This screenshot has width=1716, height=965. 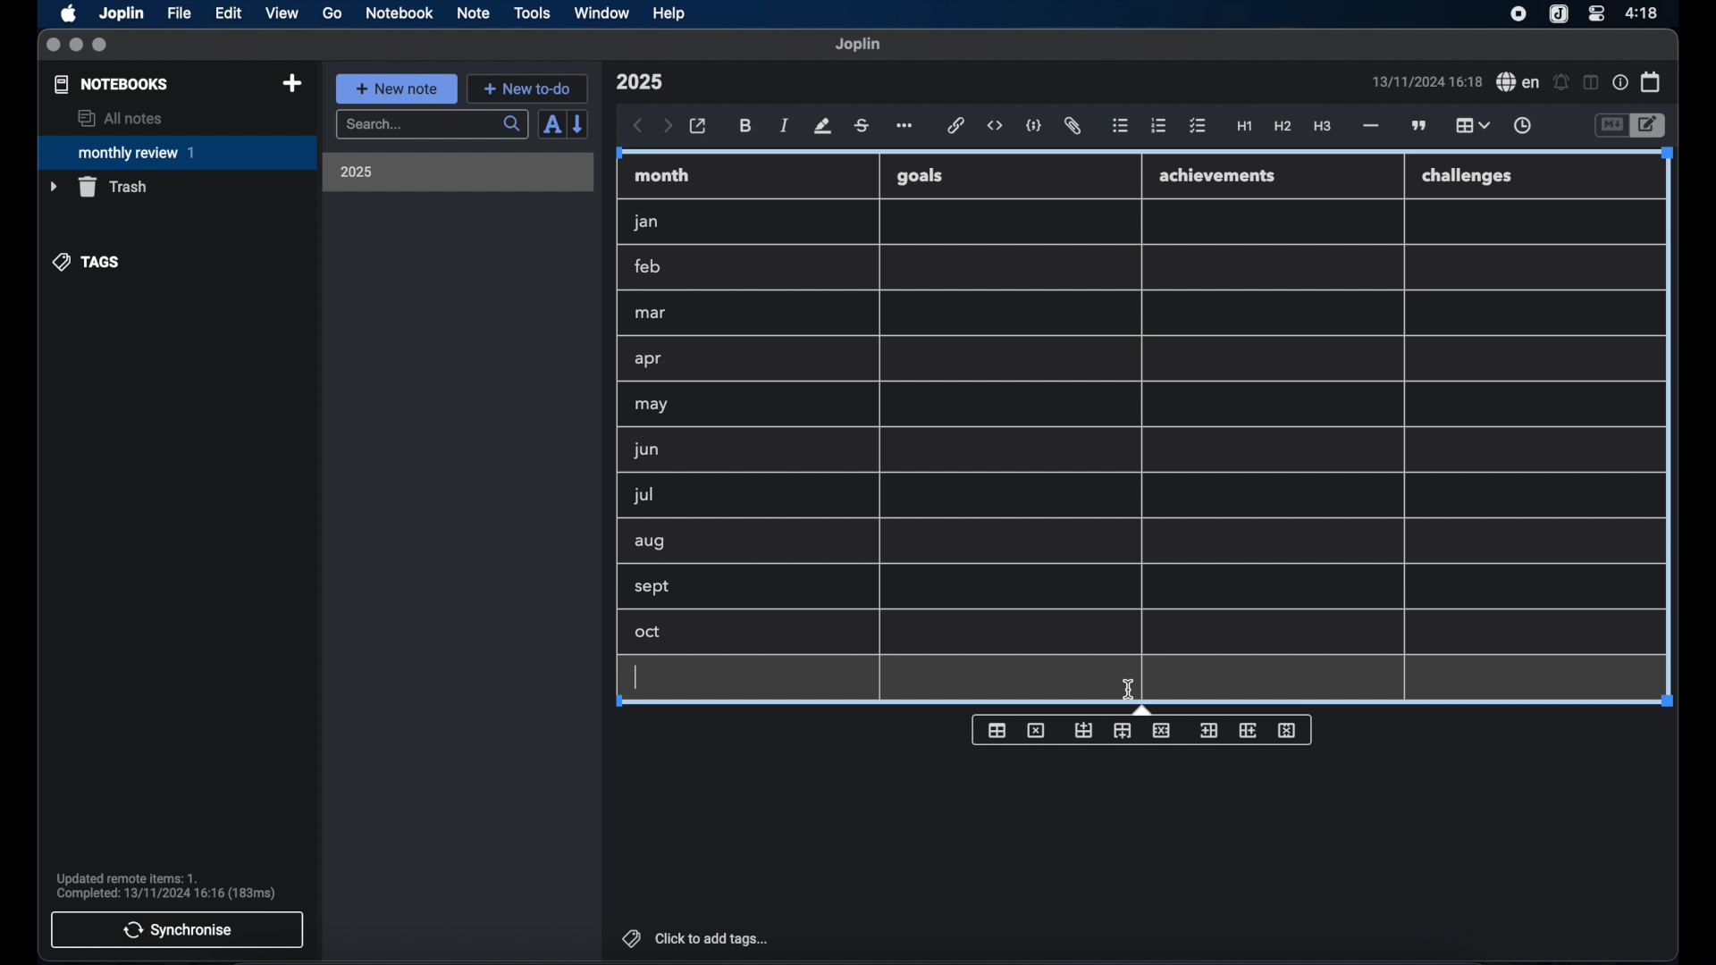 What do you see at coordinates (1468, 177) in the screenshot?
I see `challenges` at bounding box center [1468, 177].